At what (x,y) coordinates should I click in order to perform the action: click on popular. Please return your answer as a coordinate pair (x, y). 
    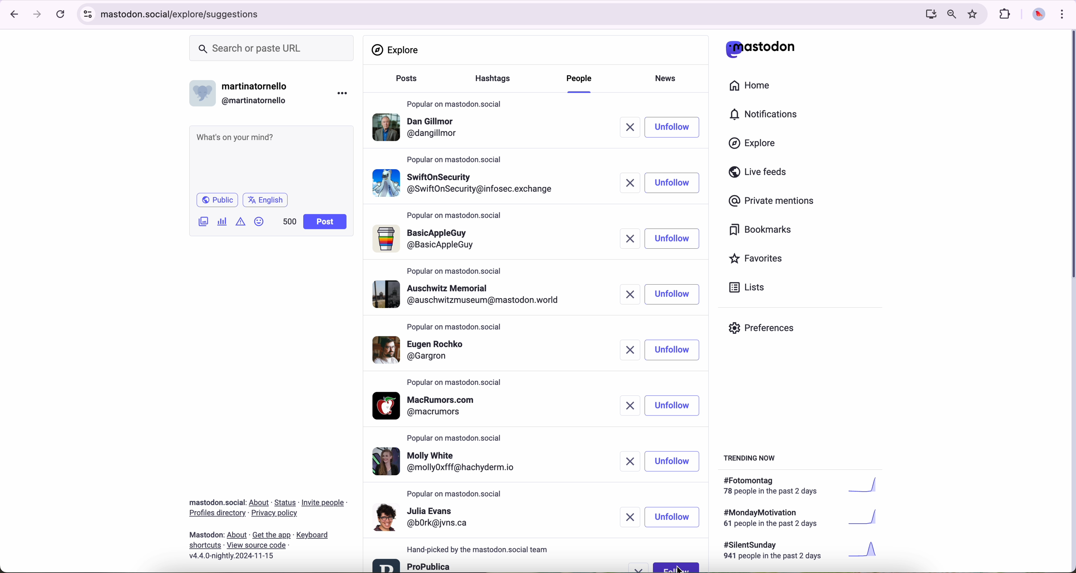
    Looking at the image, I should click on (454, 271).